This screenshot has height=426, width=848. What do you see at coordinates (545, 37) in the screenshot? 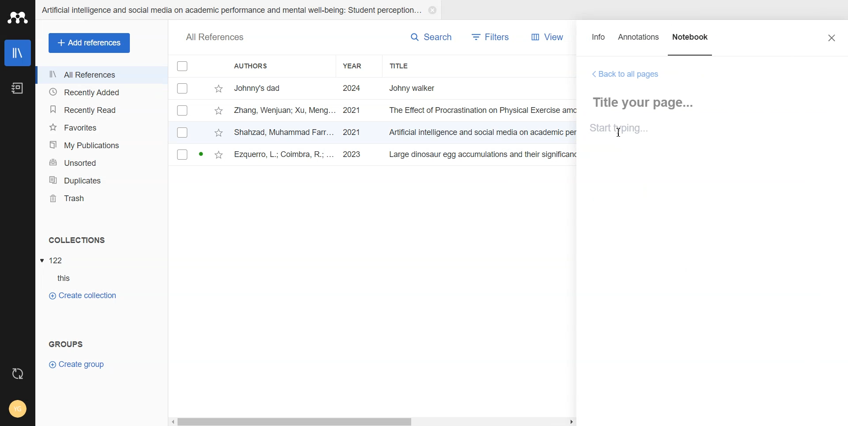
I see `View` at bounding box center [545, 37].